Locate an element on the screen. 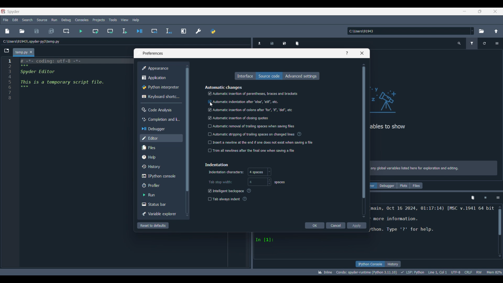  Change to parent directory is located at coordinates (496, 31).